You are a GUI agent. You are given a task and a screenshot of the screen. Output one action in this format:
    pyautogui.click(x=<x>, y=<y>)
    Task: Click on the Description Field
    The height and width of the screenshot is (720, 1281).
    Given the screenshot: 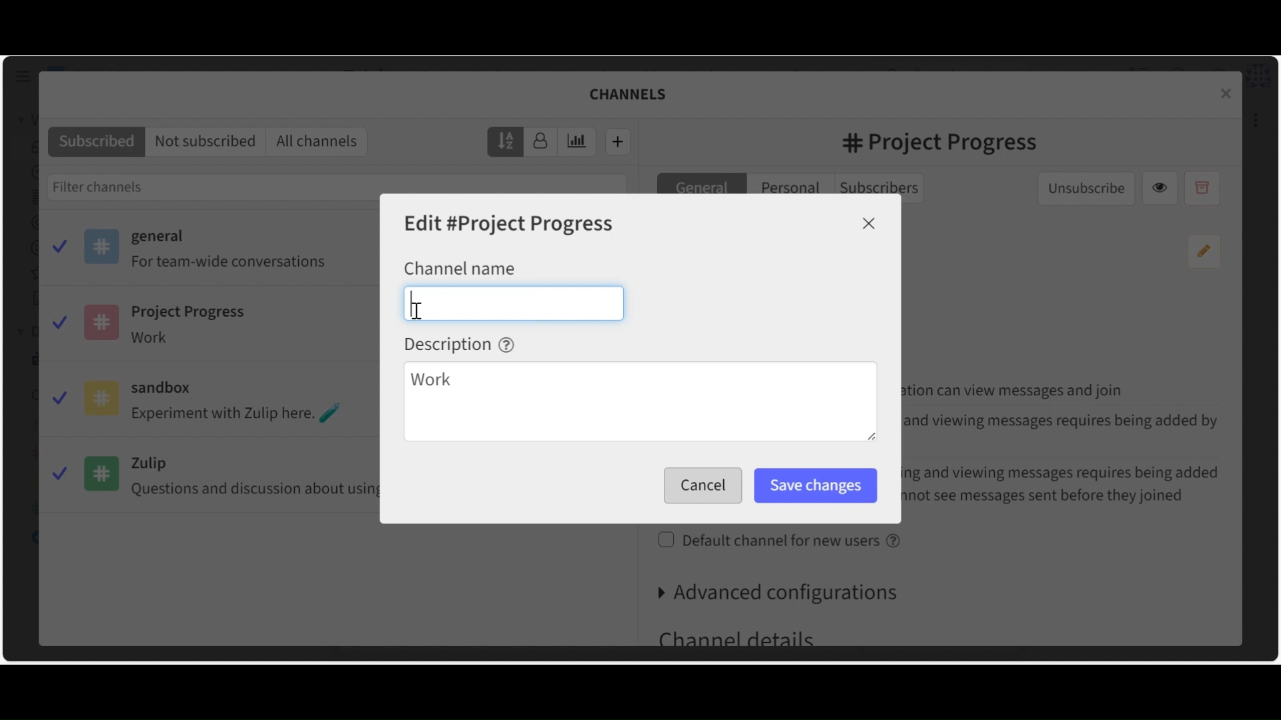 What is the action you would take?
    pyautogui.click(x=640, y=403)
    